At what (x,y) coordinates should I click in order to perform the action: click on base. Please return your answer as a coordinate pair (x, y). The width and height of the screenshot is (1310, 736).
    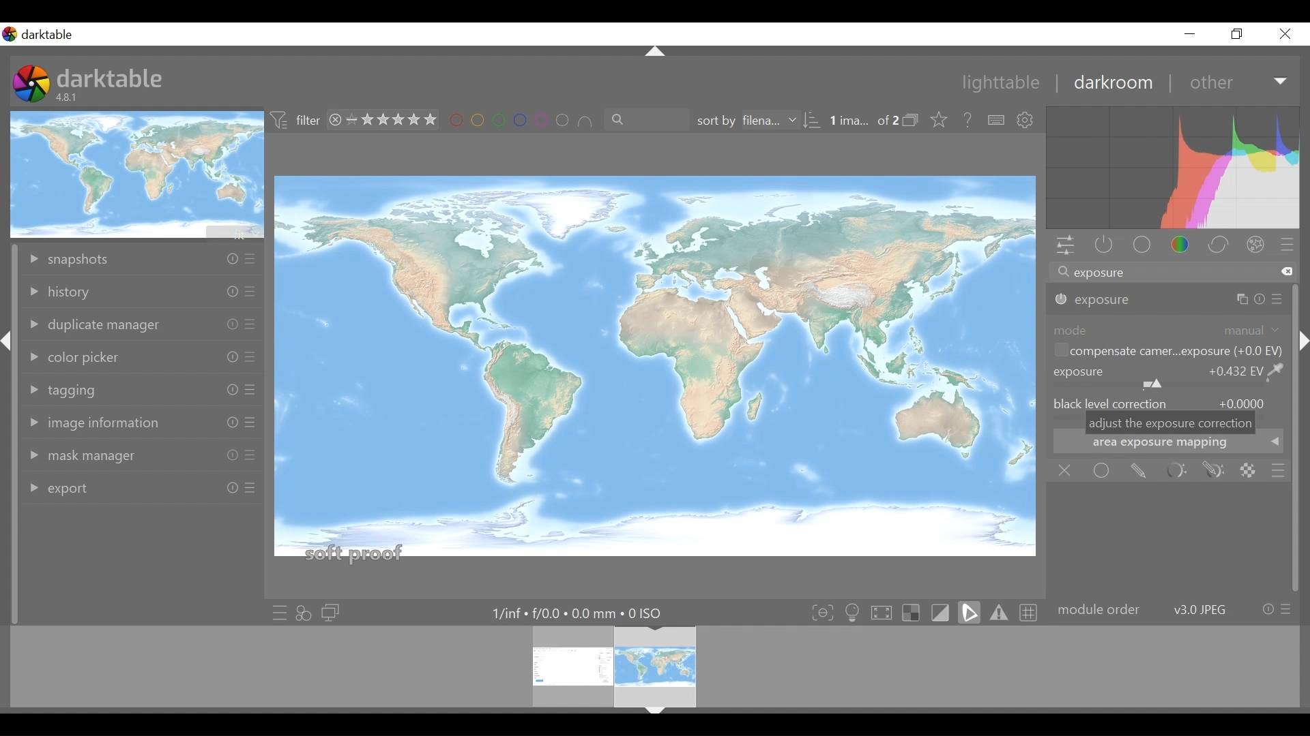
    Looking at the image, I should click on (1144, 246).